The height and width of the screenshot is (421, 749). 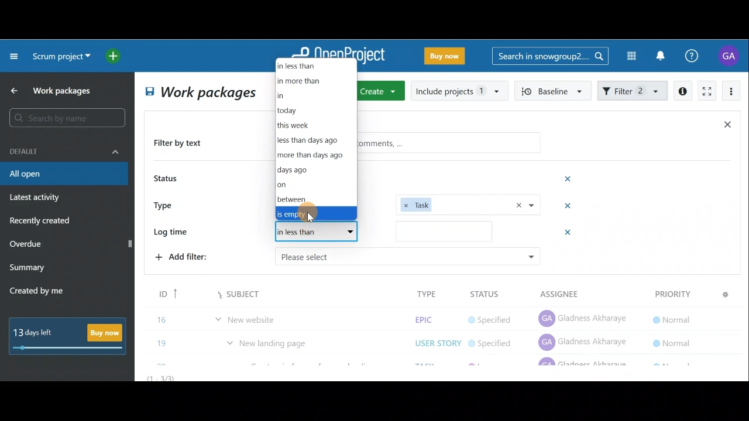 What do you see at coordinates (63, 174) in the screenshot?
I see `All open` at bounding box center [63, 174].